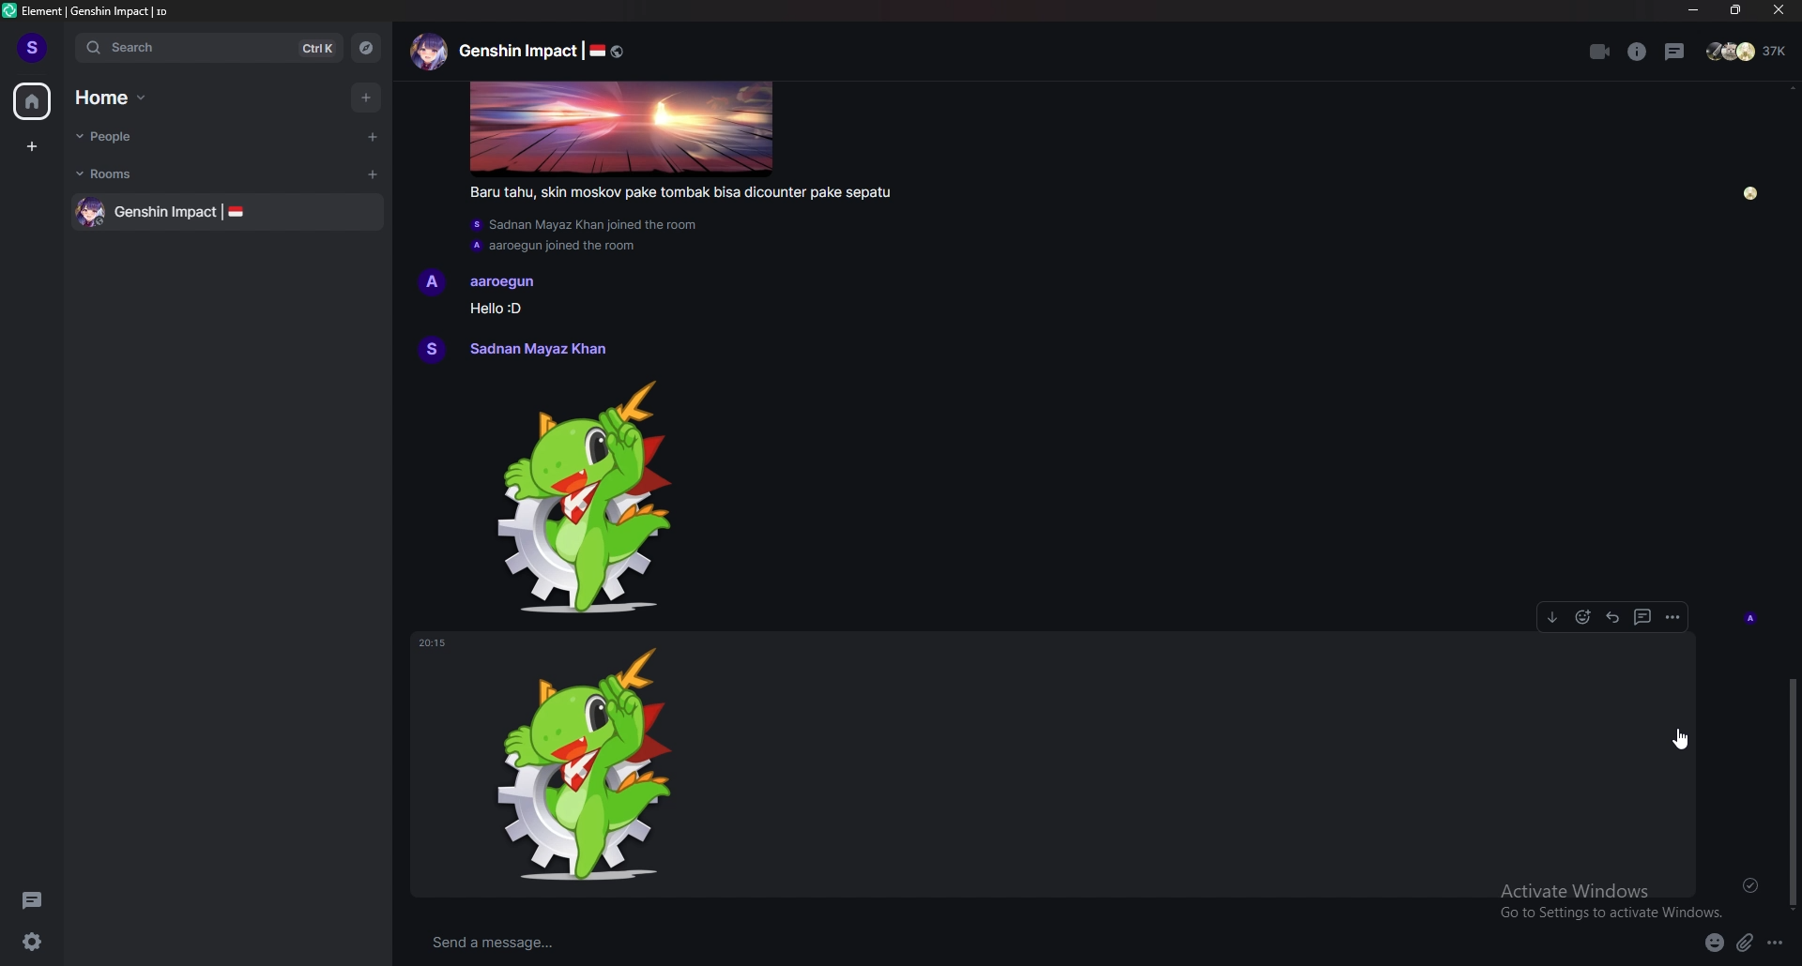 Image resolution: width=1802 pixels, height=966 pixels. Describe the element at coordinates (371, 136) in the screenshot. I see `start chat` at that location.